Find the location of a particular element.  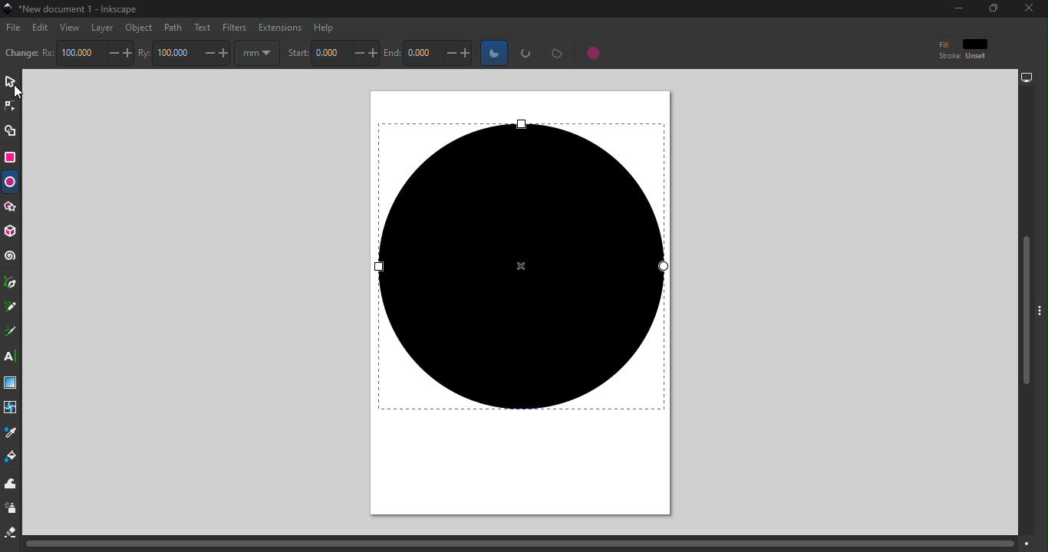

Pencil tool is located at coordinates (12, 309).